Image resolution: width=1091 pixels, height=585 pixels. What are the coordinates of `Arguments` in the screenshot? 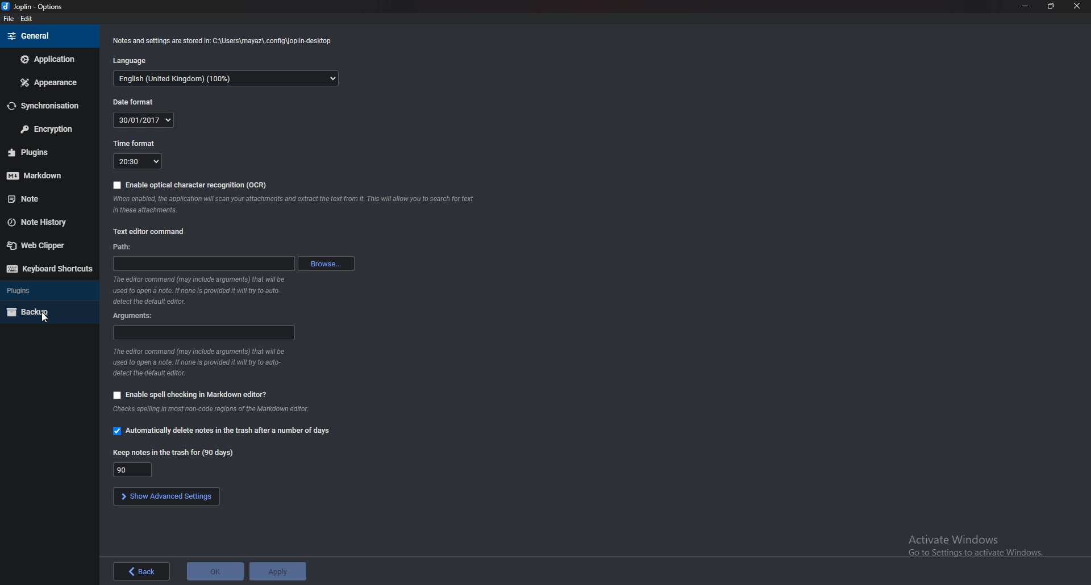 It's located at (137, 315).